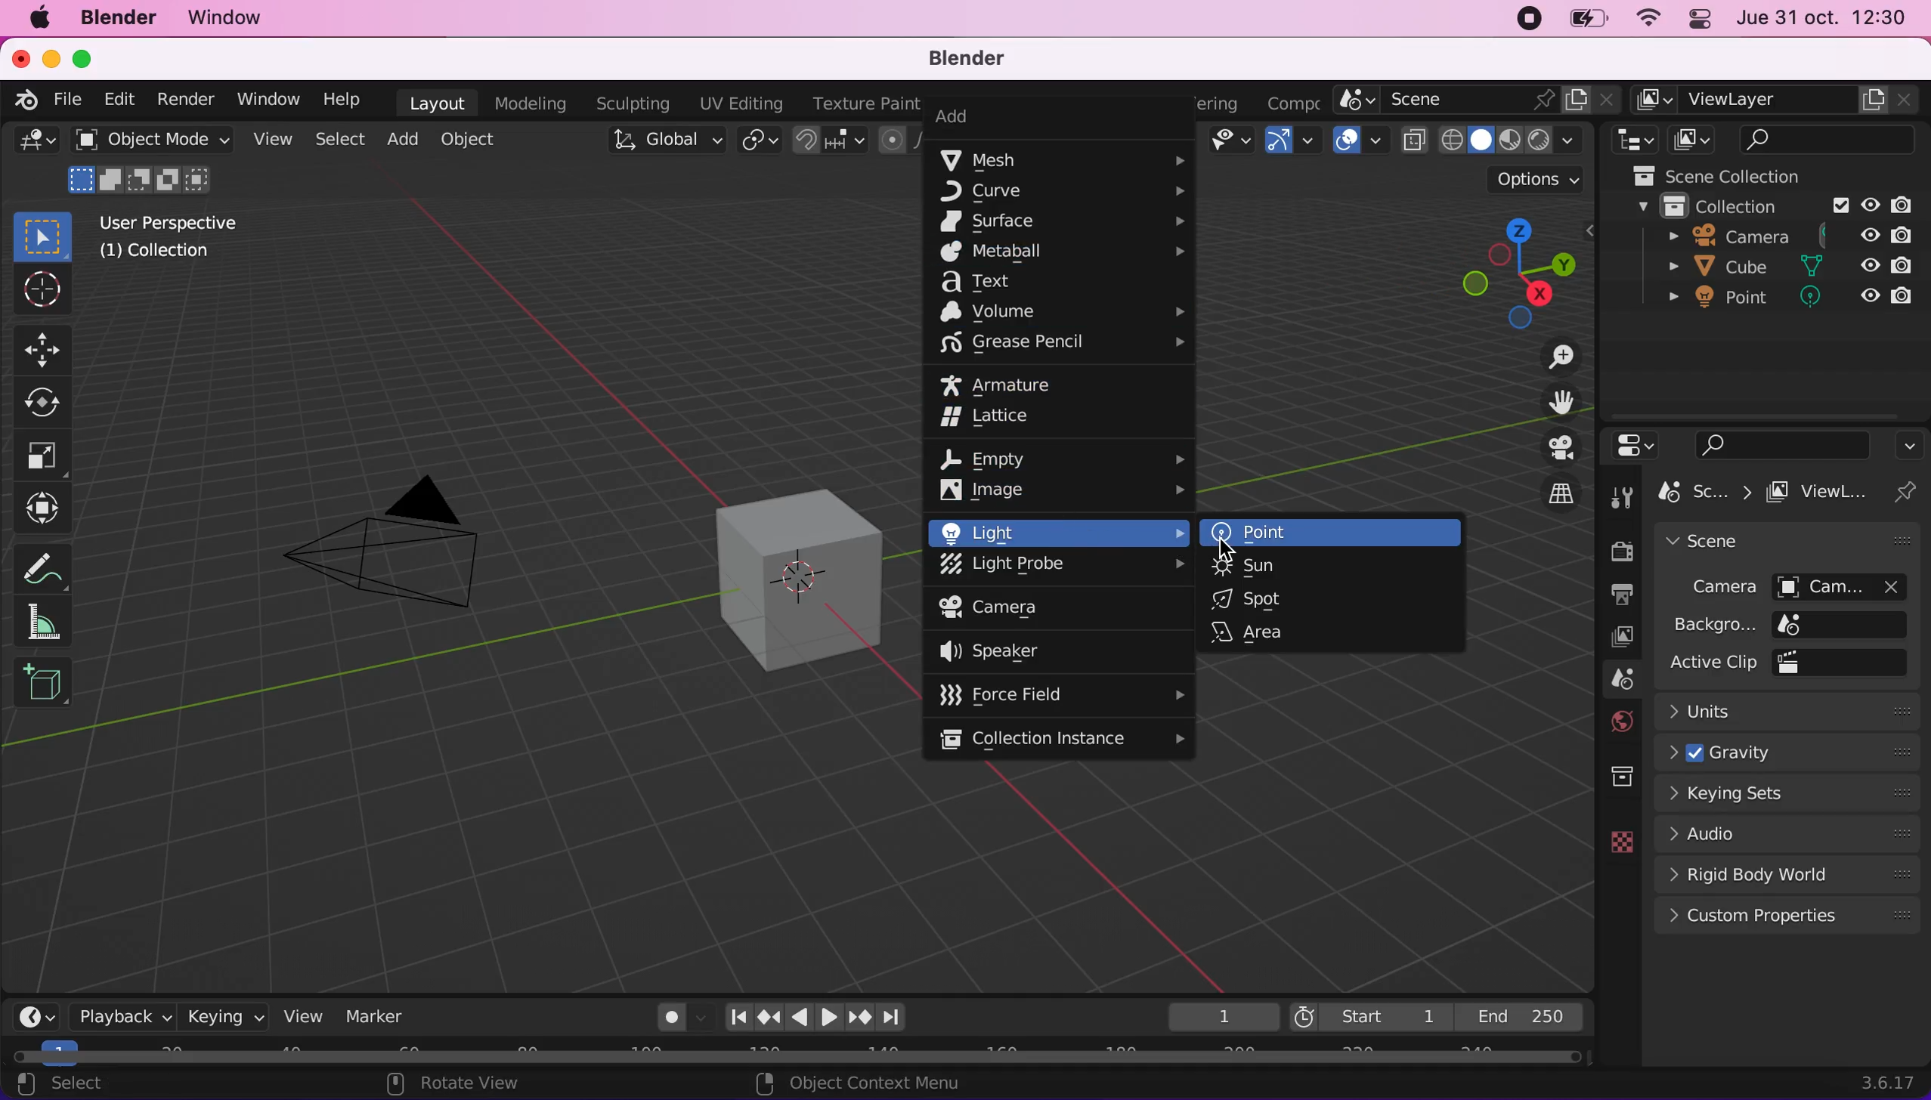 Image resolution: width=1931 pixels, height=1100 pixels. I want to click on pin, so click(1911, 492).